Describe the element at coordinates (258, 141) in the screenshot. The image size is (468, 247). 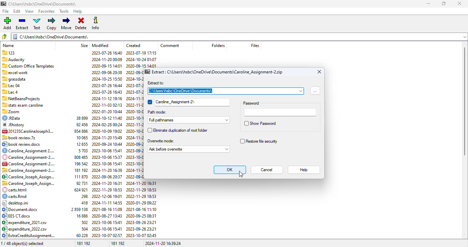
I see `restore file security` at that location.